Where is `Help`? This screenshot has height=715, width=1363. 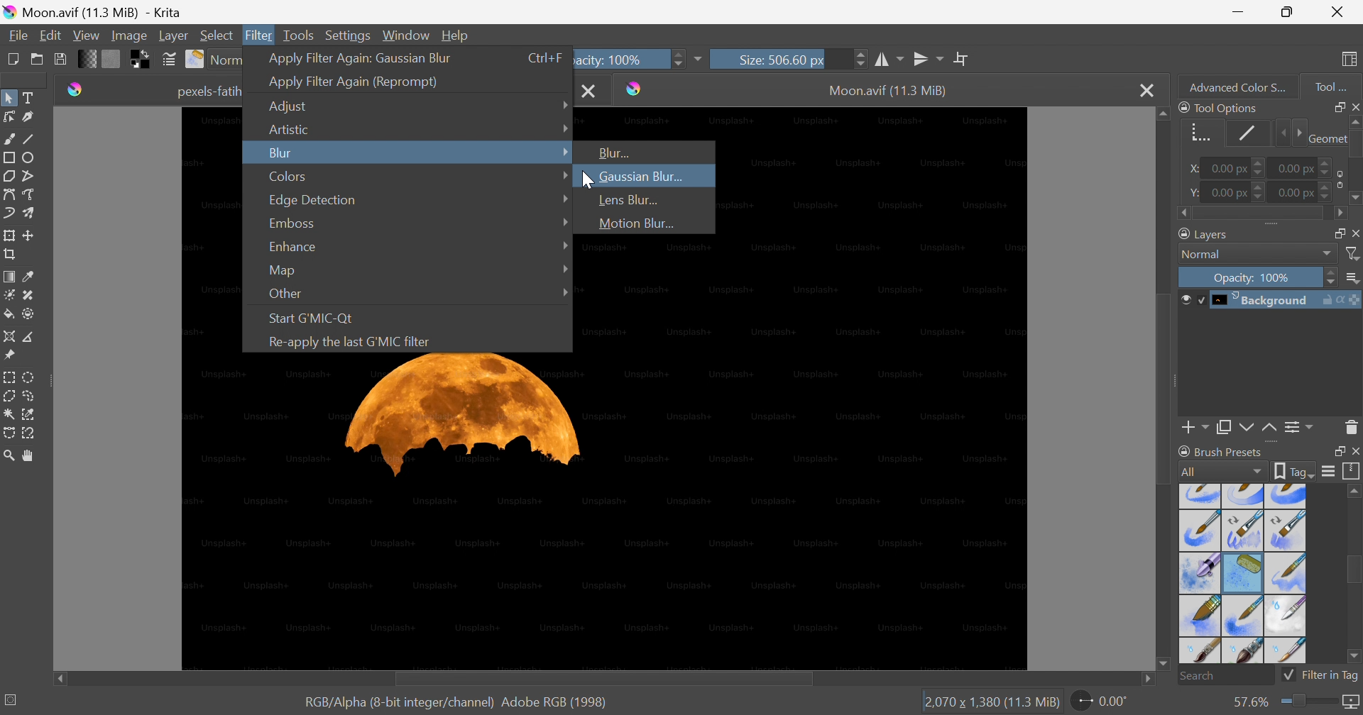
Help is located at coordinates (454, 36).